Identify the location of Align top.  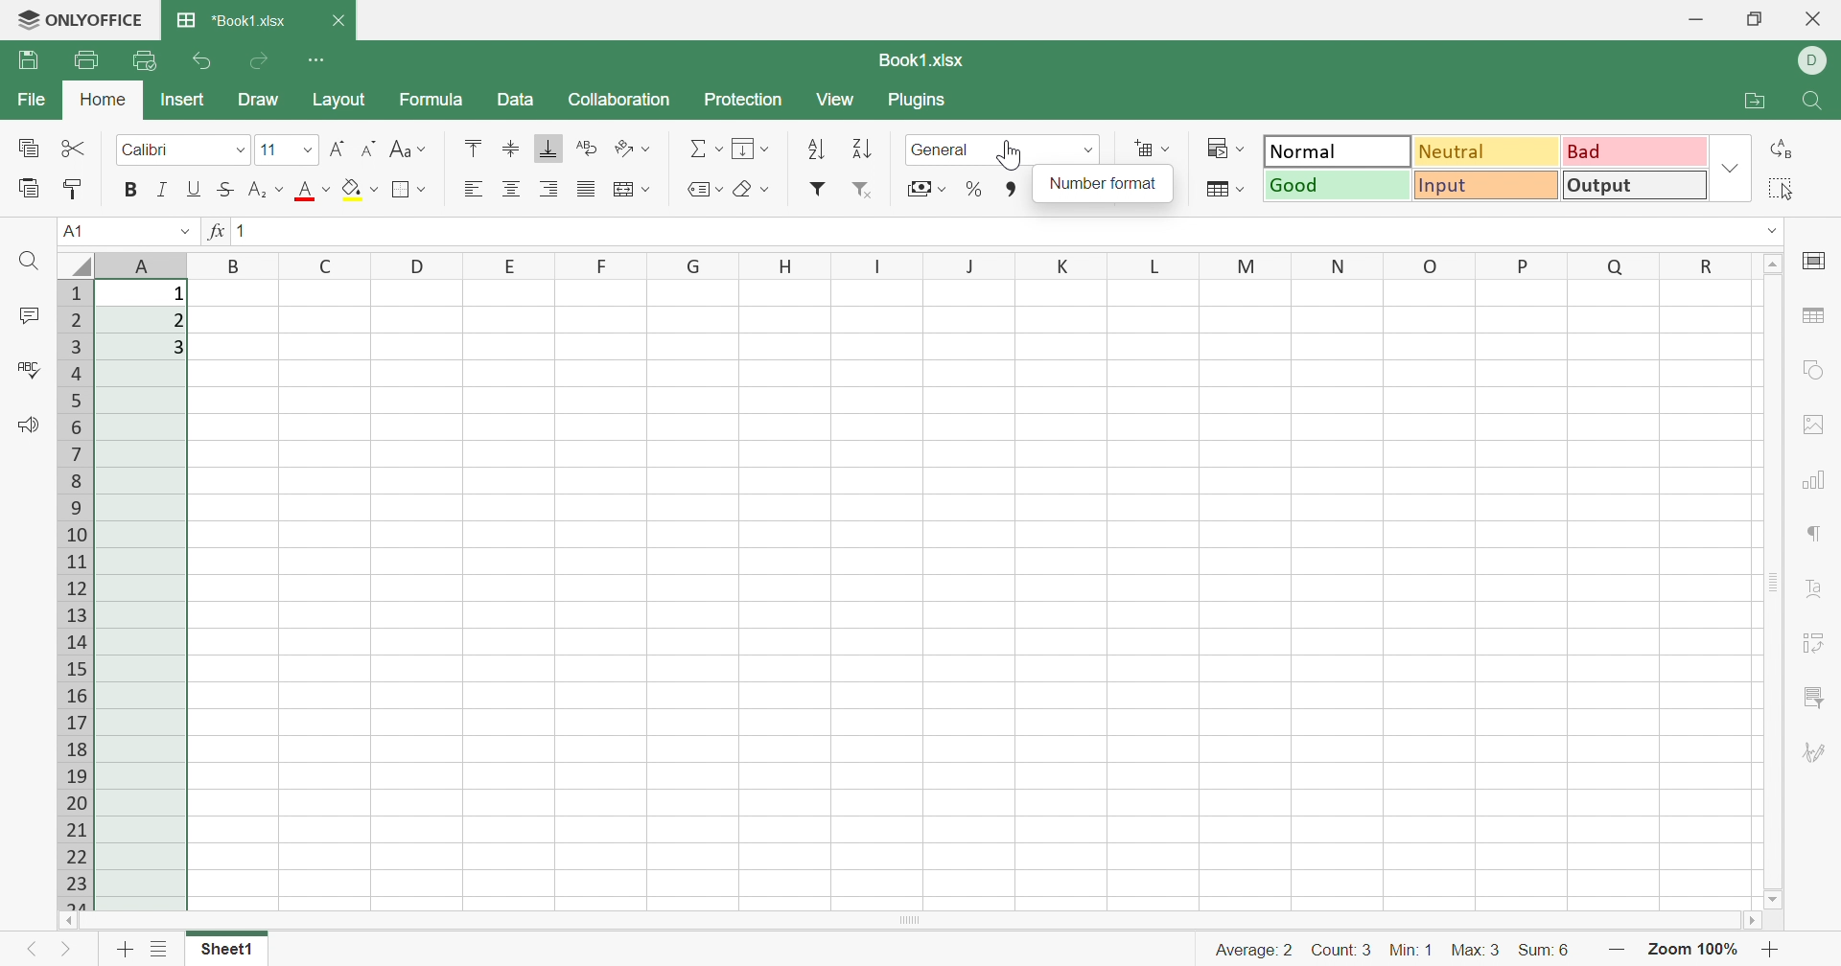
(473, 146).